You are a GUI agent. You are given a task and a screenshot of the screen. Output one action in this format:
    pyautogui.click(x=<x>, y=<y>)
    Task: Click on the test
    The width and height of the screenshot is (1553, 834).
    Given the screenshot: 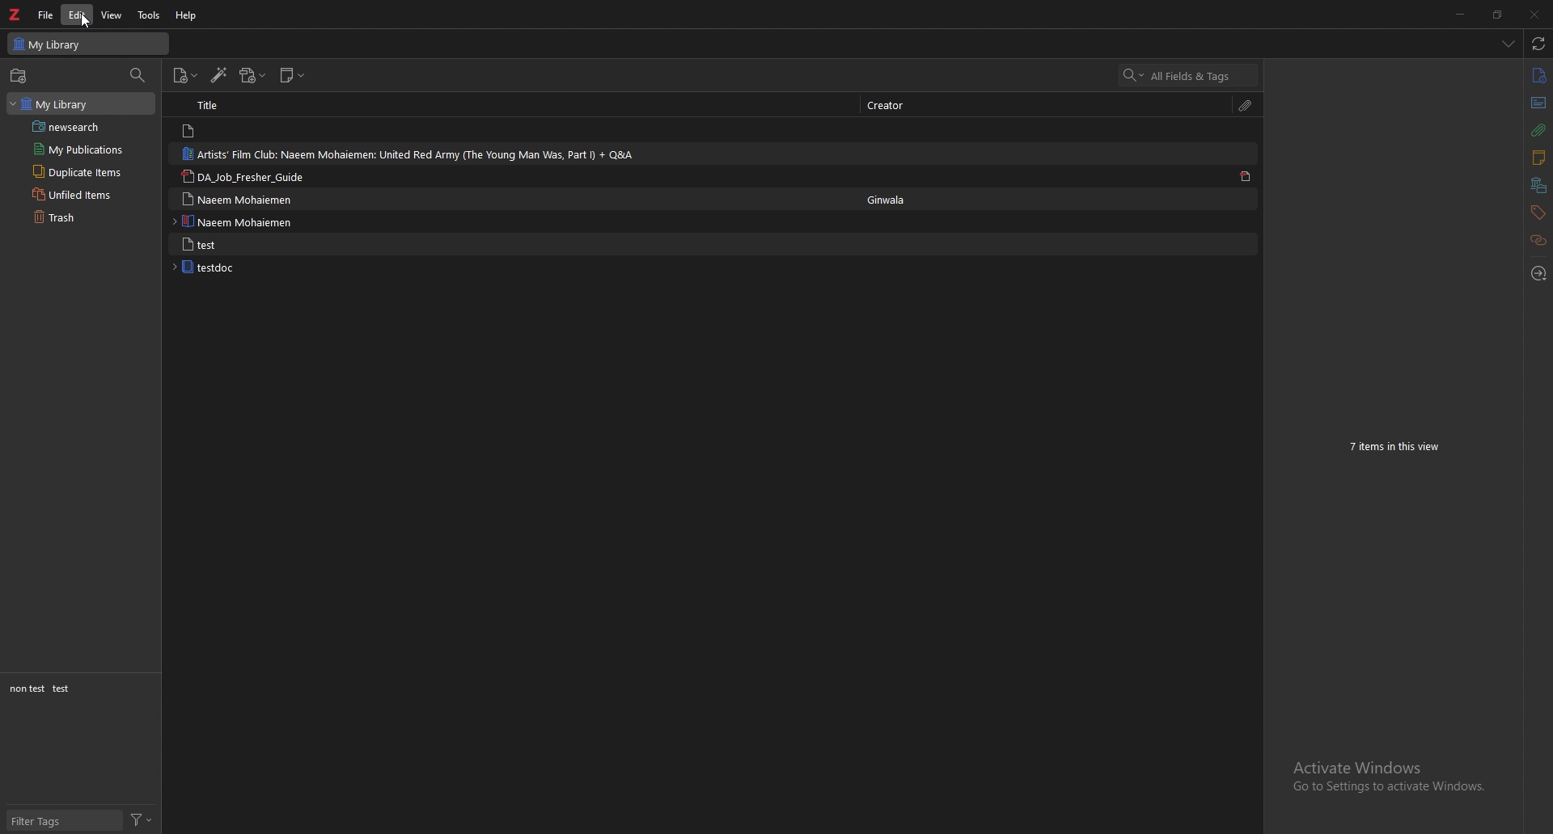 What is the action you would take?
    pyautogui.click(x=244, y=244)
    